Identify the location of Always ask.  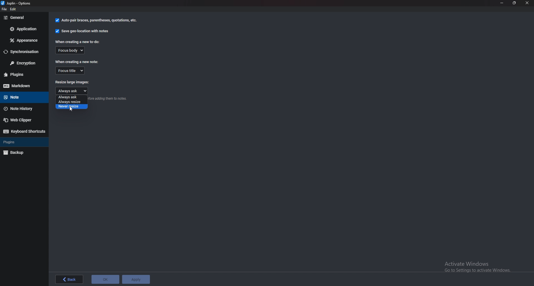
(72, 97).